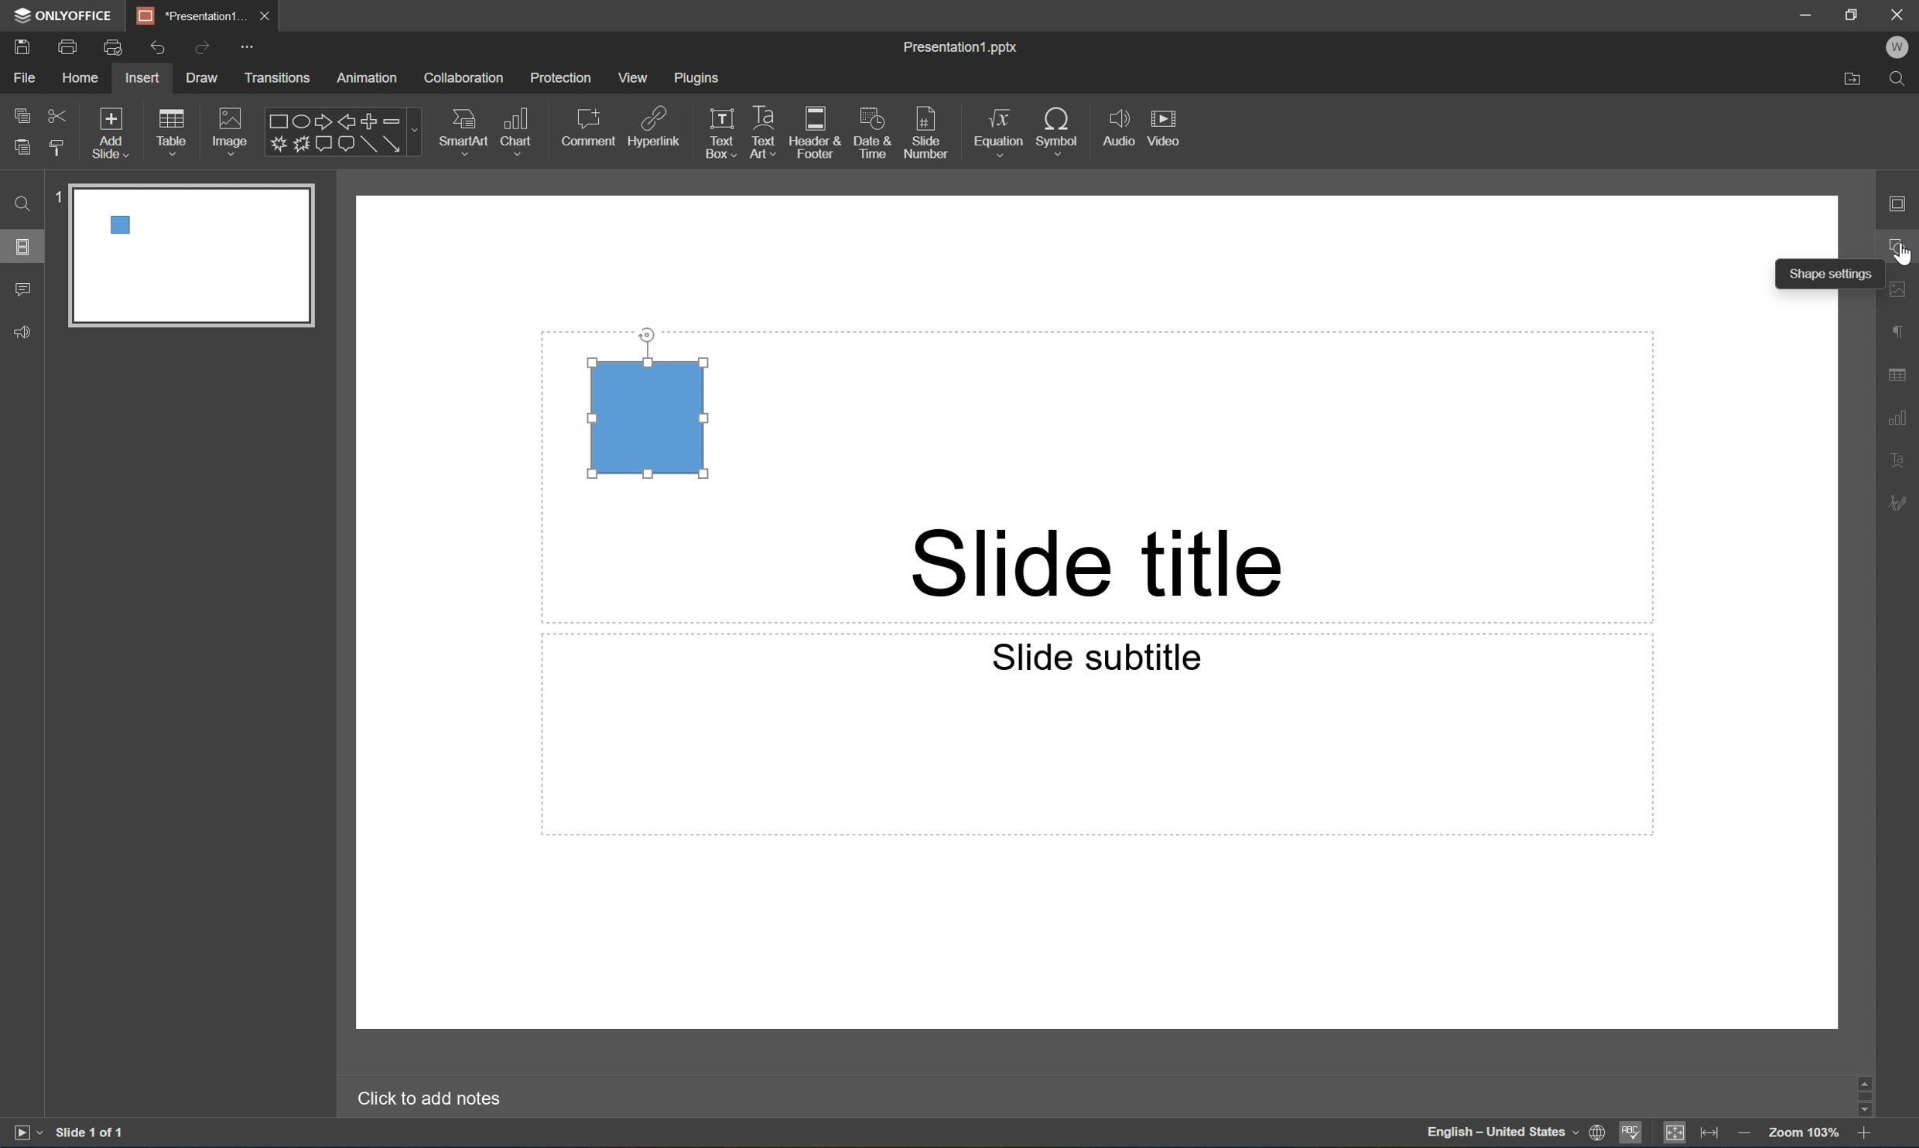 The image size is (1919, 1148). Describe the element at coordinates (926, 128) in the screenshot. I see `Slide number` at that location.